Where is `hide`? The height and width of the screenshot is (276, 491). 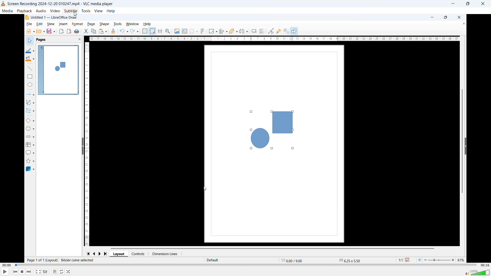 hide is located at coordinates (465, 146).